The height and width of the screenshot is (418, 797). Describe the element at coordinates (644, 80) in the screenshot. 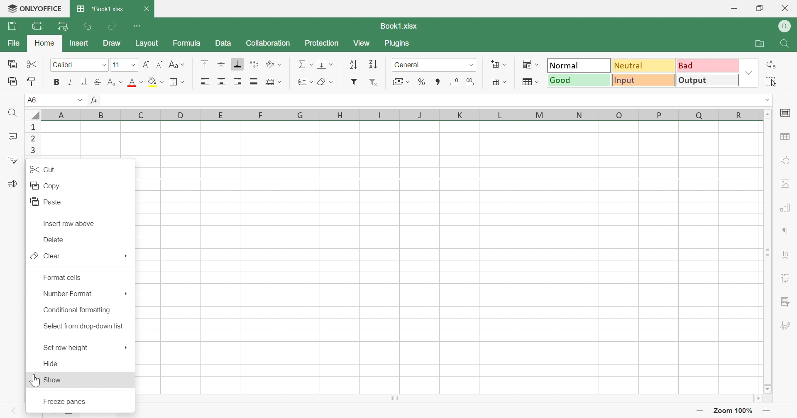

I see `Input` at that location.